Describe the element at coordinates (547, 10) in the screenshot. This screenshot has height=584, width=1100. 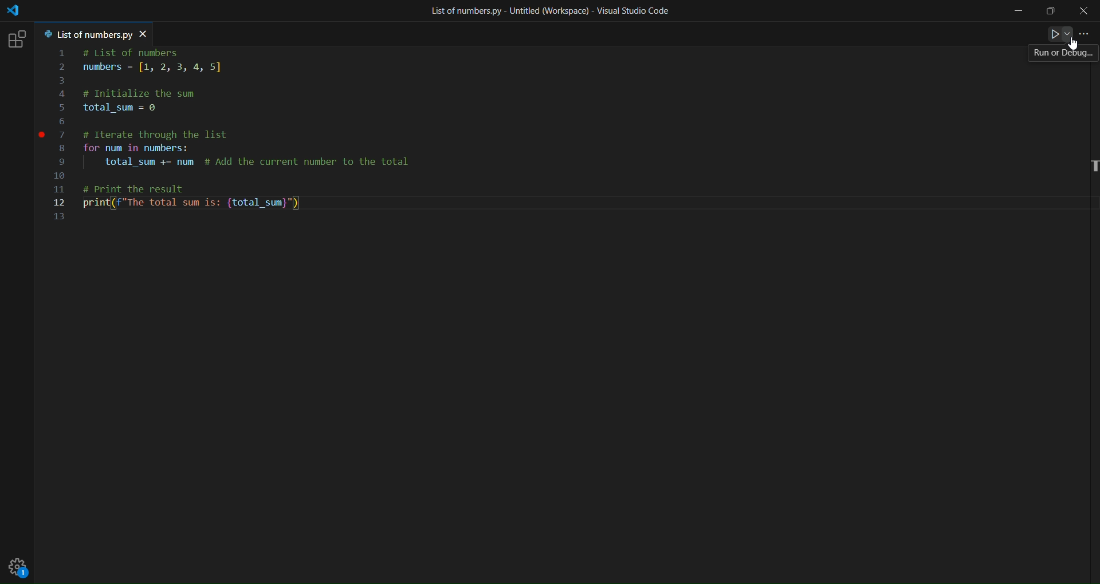
I see `title` at that location.